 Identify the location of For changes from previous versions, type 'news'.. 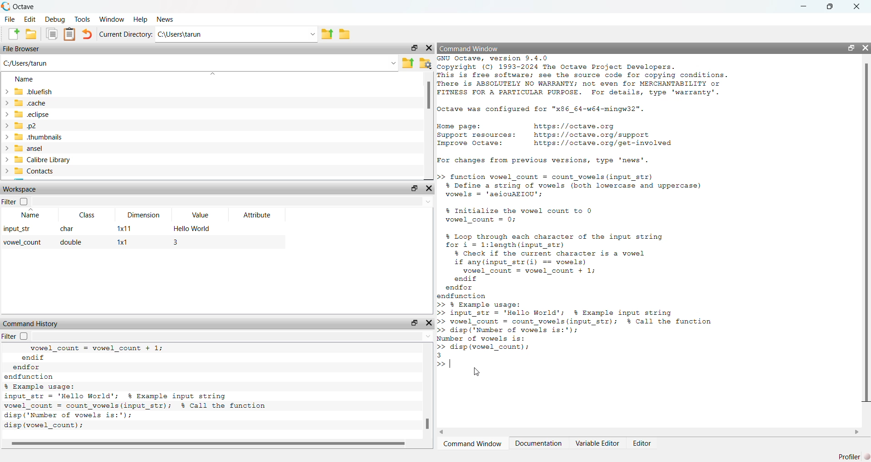
(547, 161).